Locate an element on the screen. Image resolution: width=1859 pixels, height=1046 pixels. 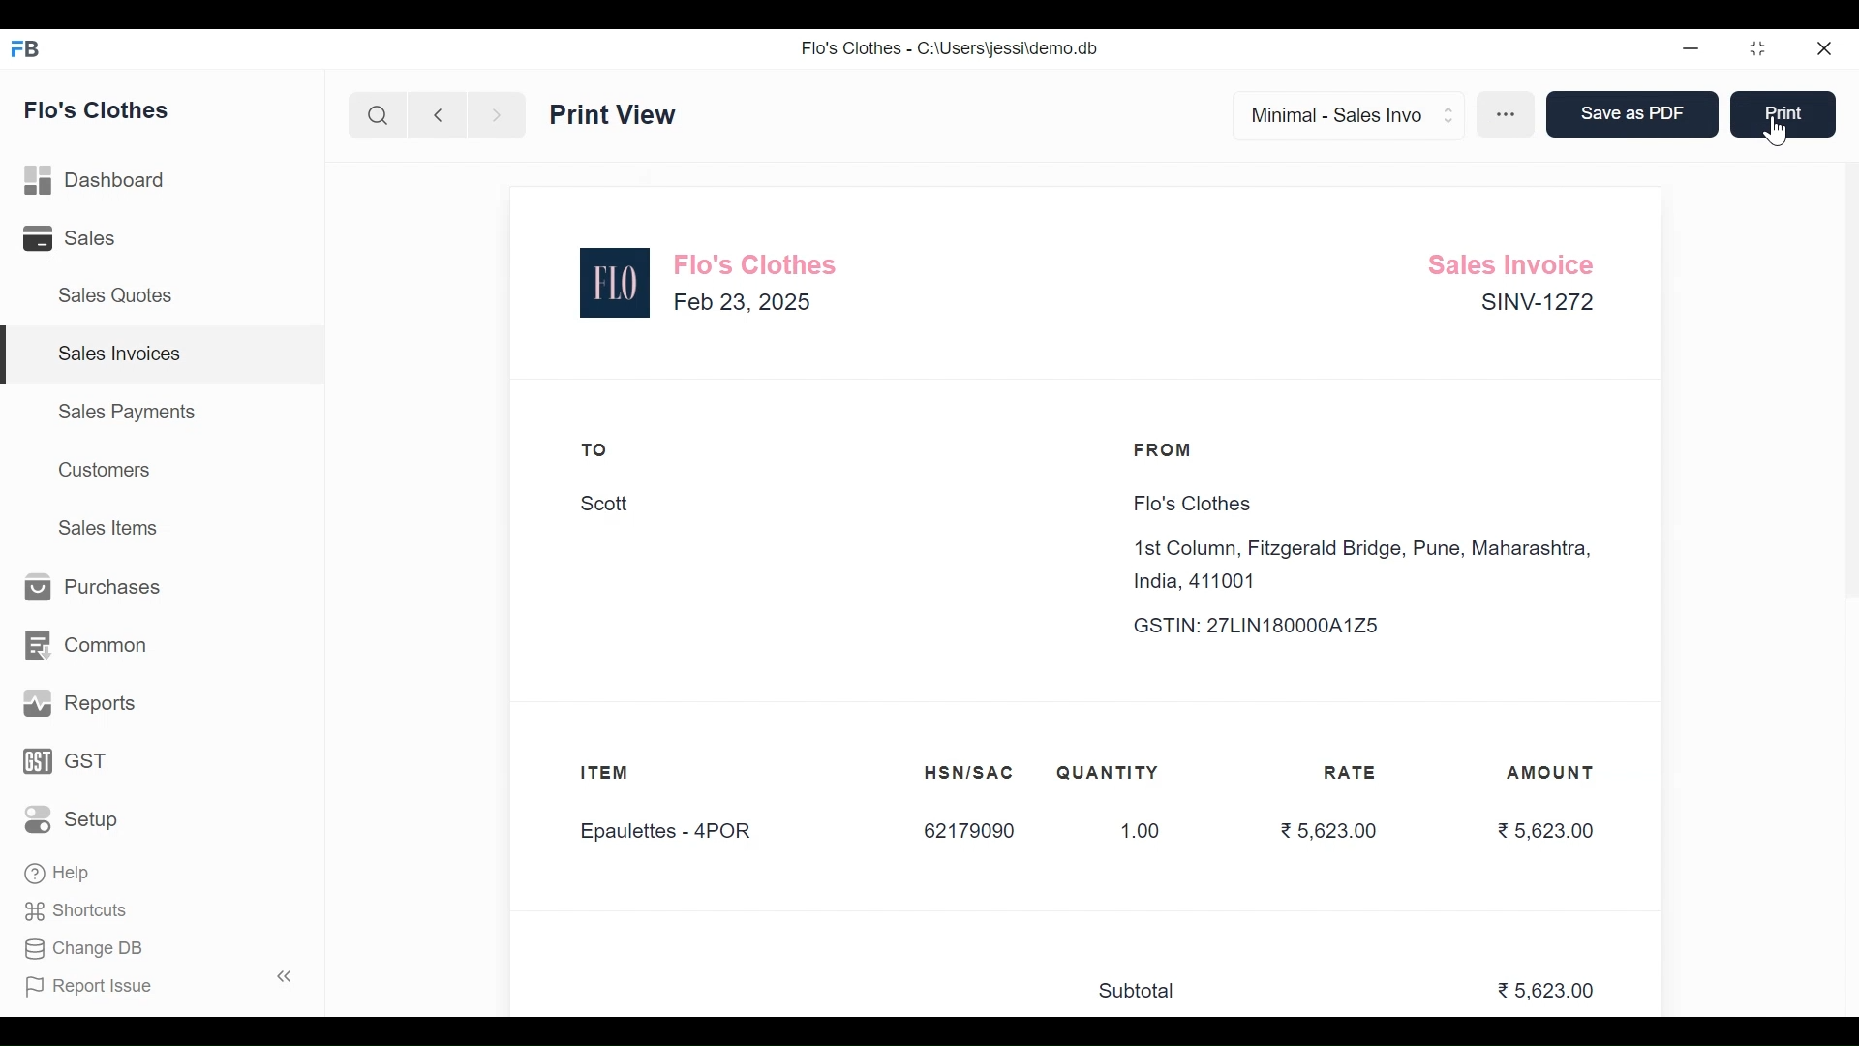
1.00 is located at coordinates (1130, 832).